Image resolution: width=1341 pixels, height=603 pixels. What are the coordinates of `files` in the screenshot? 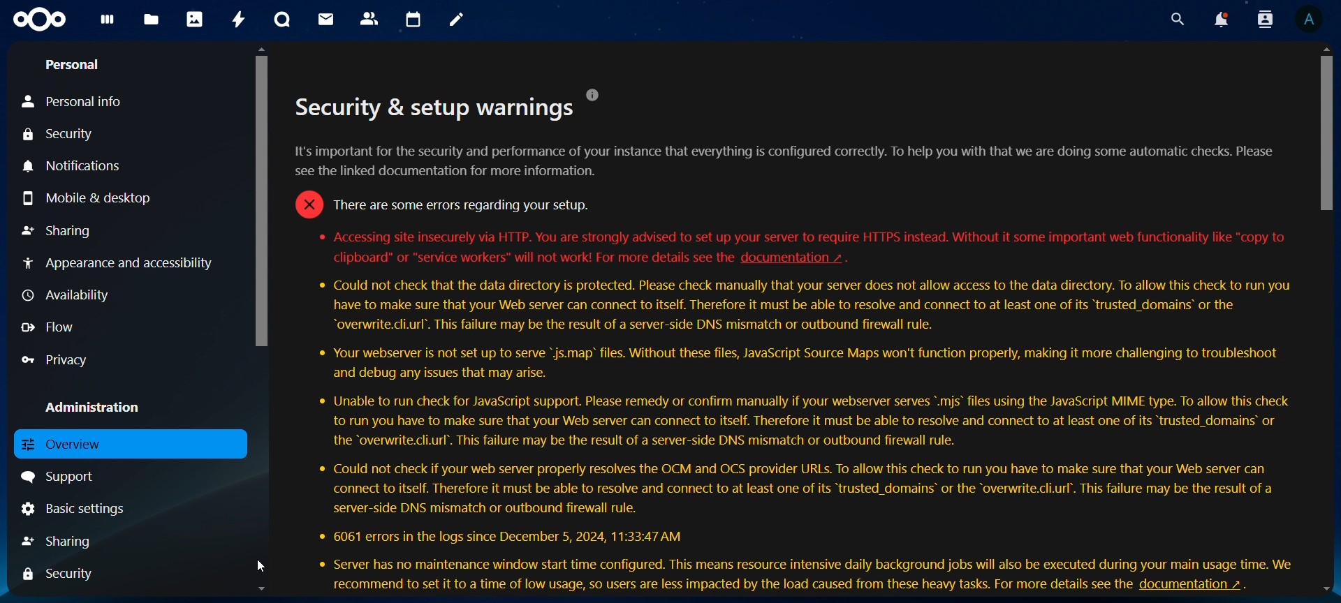 It's located at (152, 20).